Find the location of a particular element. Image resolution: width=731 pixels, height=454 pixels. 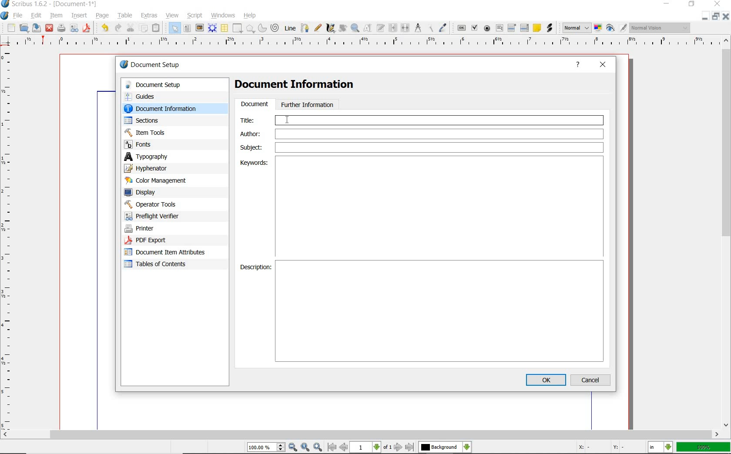

table is located at coordinates (224, 28).